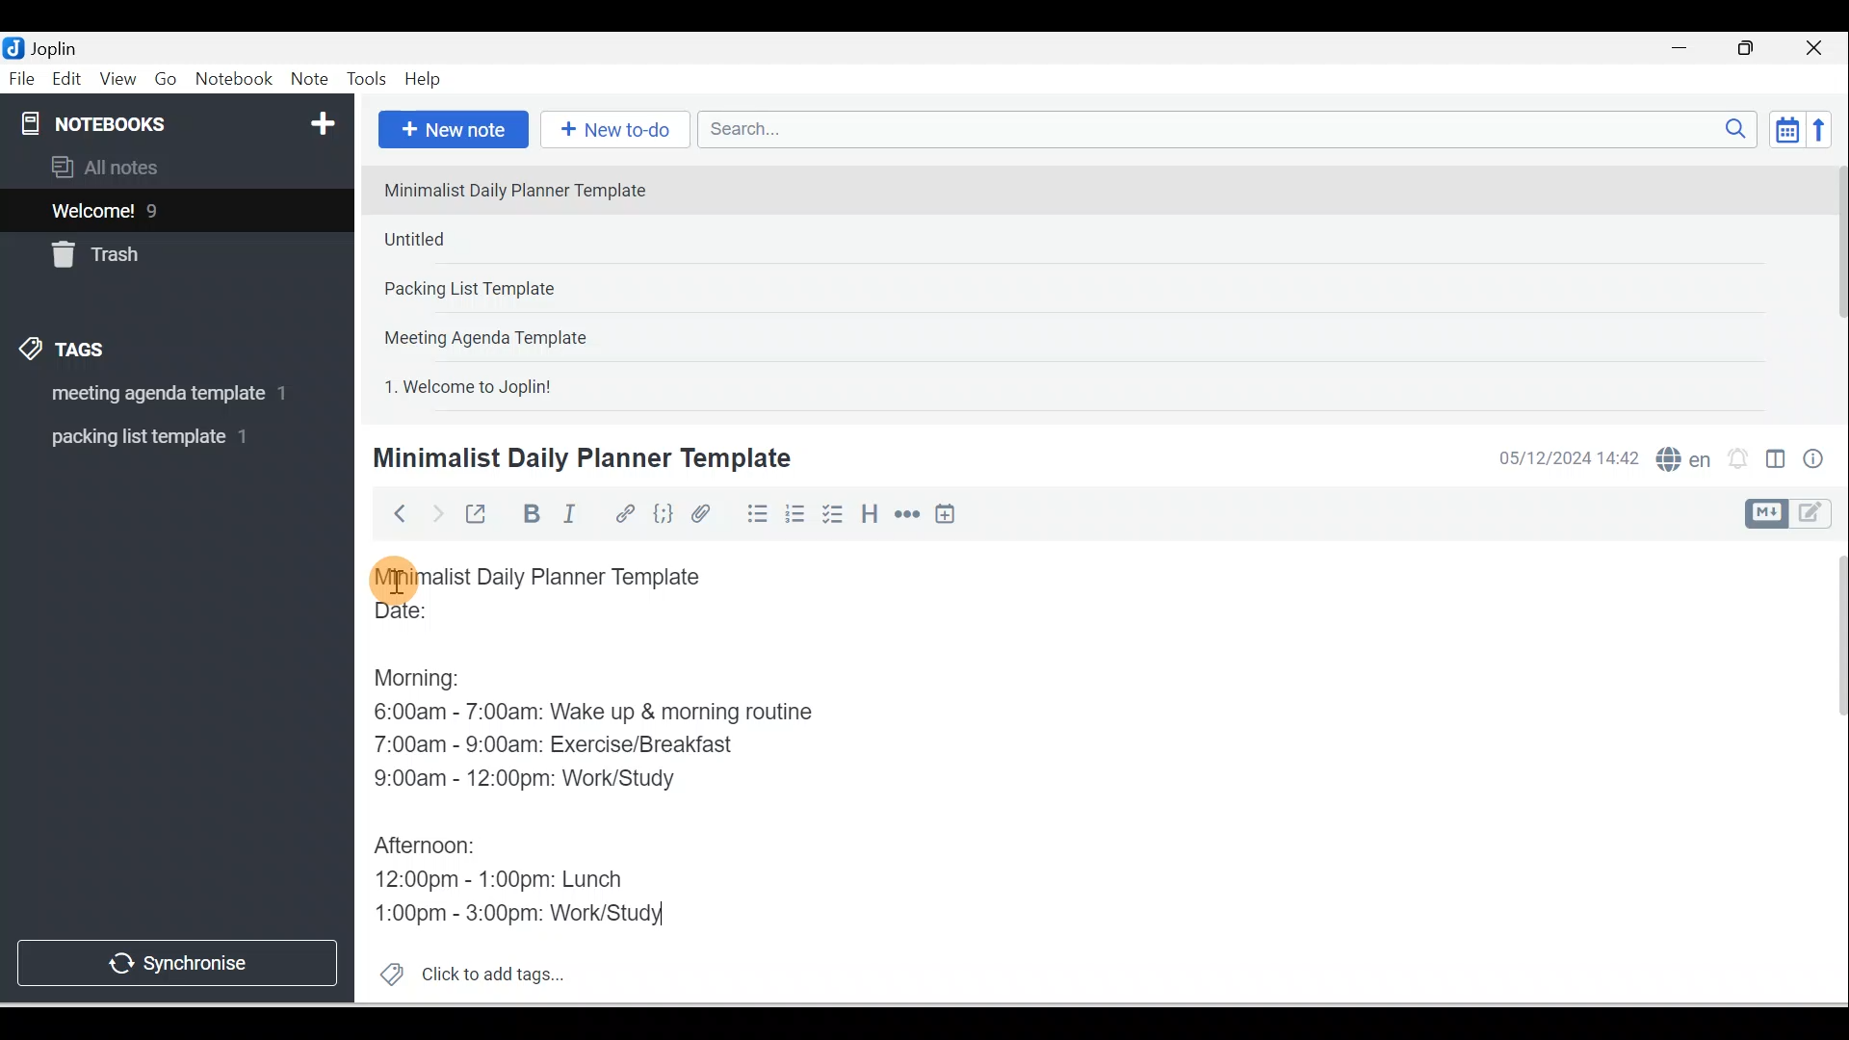 The image size is (1849, 1040). Describe the element at coordinates (431, 673) in the screenshot. I see `Morning:` at that location.